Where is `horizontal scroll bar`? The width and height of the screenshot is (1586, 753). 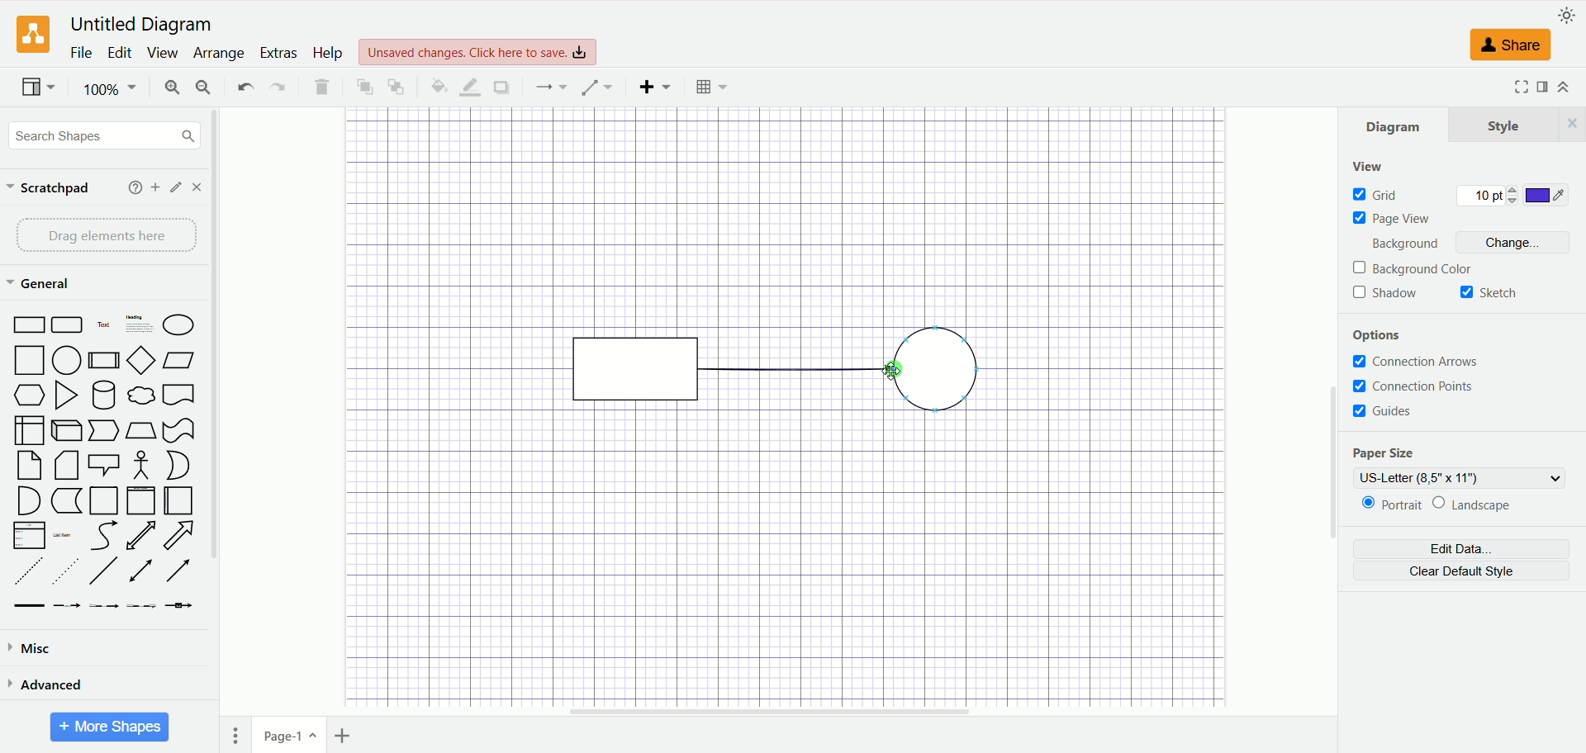 horizontal scroll bar is located at coordinates (775, 712).